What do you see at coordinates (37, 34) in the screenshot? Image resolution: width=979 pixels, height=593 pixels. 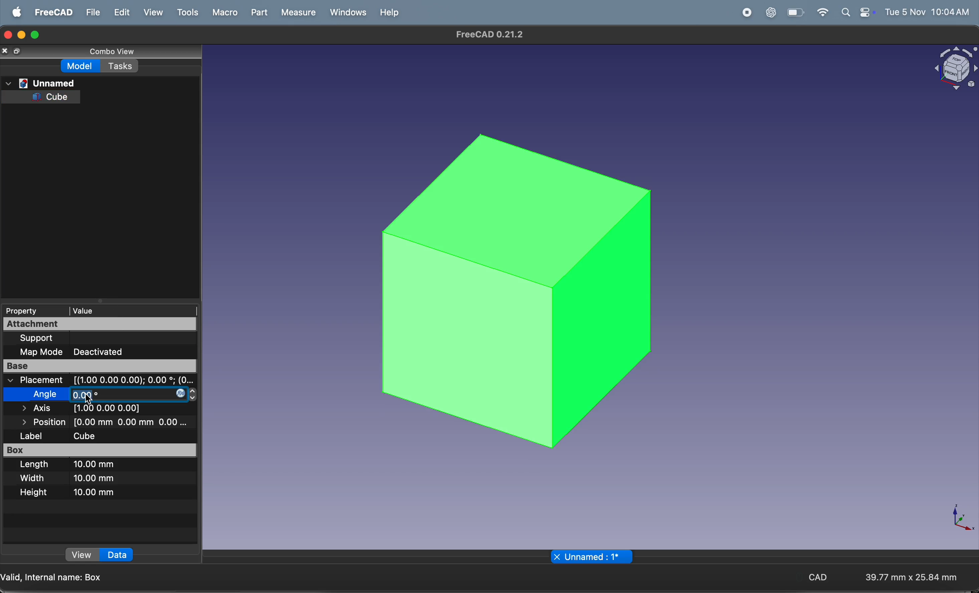 I see `maximize` at bounding box center [37, 34].